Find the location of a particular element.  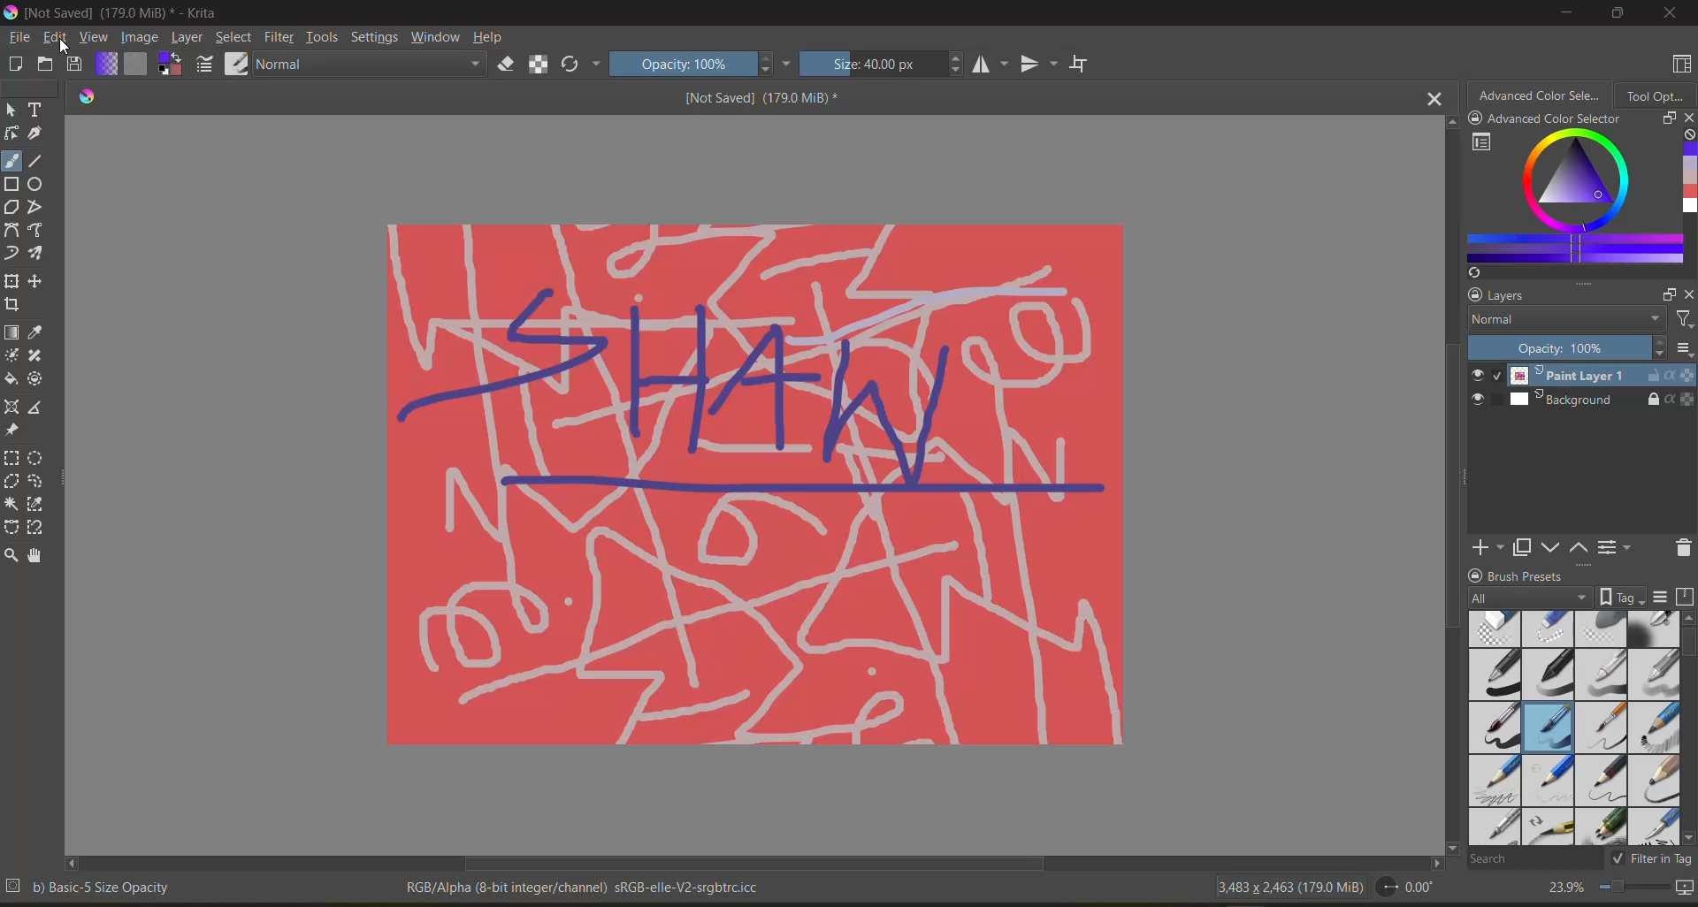

fill pattern is located at coordinates (137, 62).